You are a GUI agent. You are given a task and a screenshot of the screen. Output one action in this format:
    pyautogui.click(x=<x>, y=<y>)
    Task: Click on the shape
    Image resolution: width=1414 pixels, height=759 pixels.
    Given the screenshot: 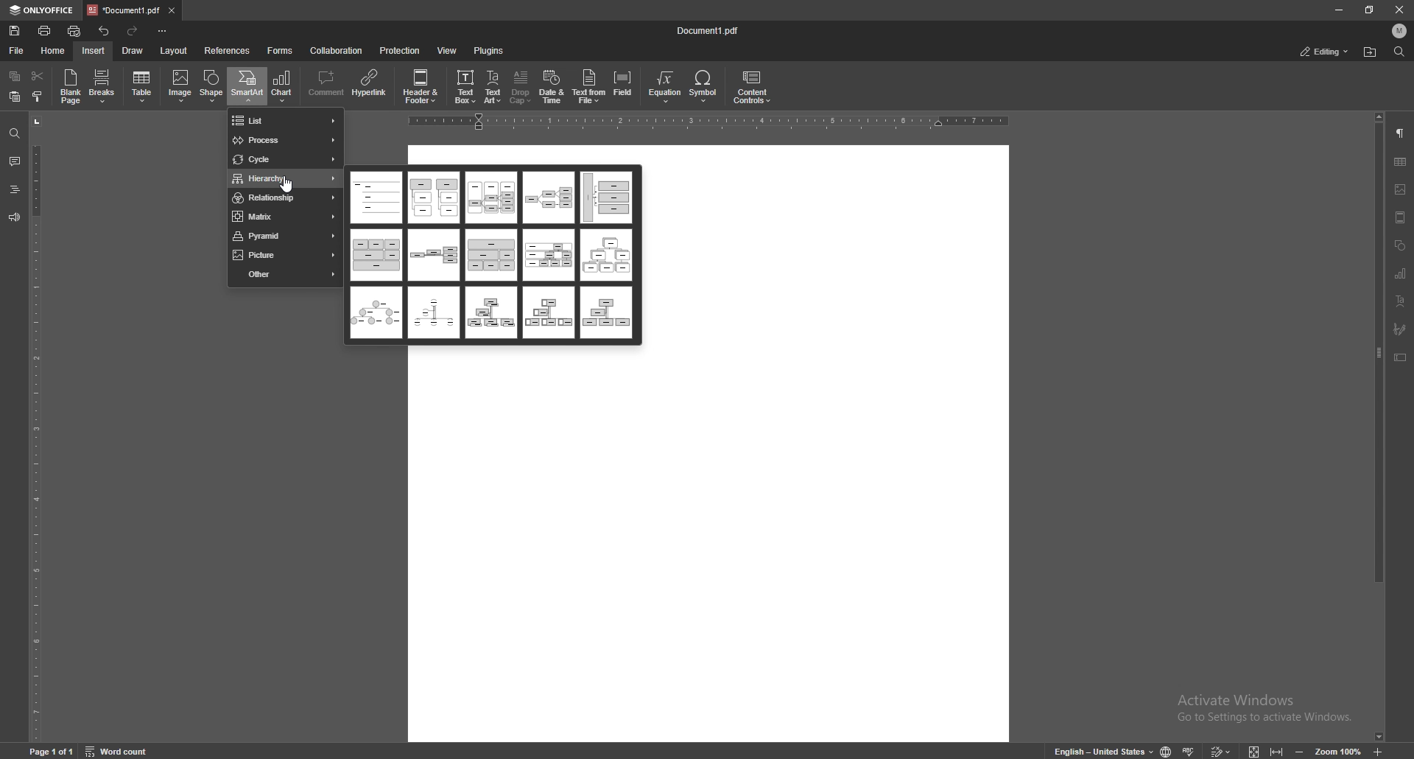 What is the action you would take?
    pyautogui.click(x=213, y=85)
    